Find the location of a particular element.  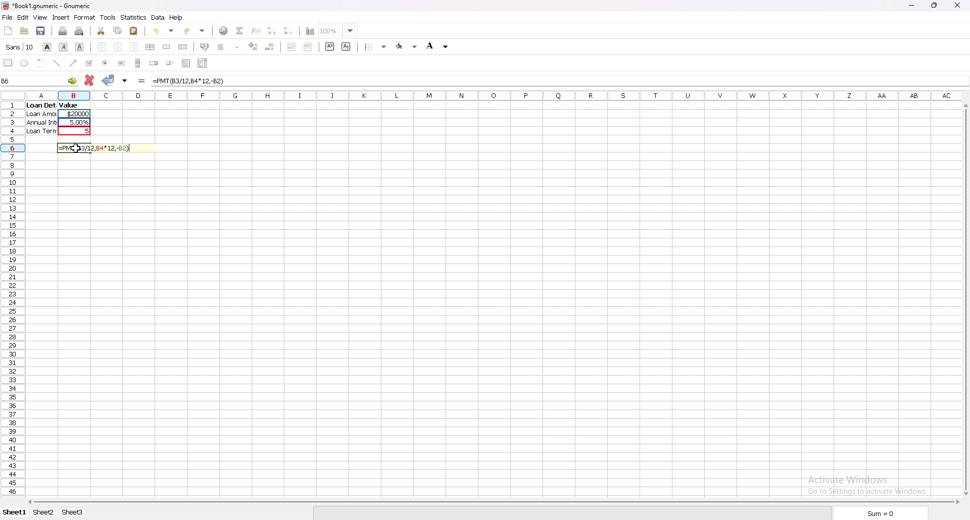

save is located at coordinates (41, 30).